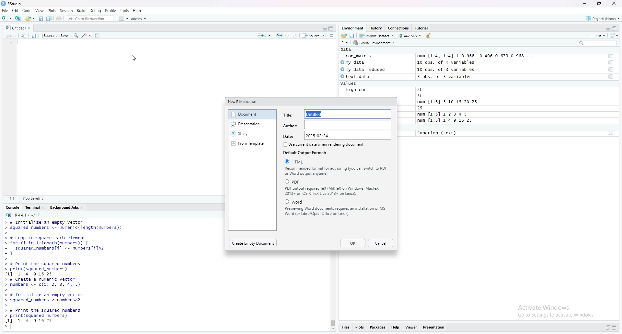 This screenshot has height=334, width=622. I want to click on Checkbox, so click(285, 182).